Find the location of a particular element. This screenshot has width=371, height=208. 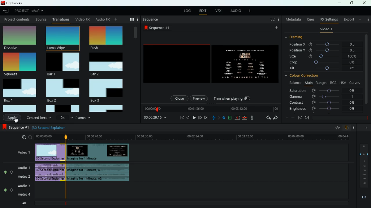

edit is located at coordinates (203, 11).